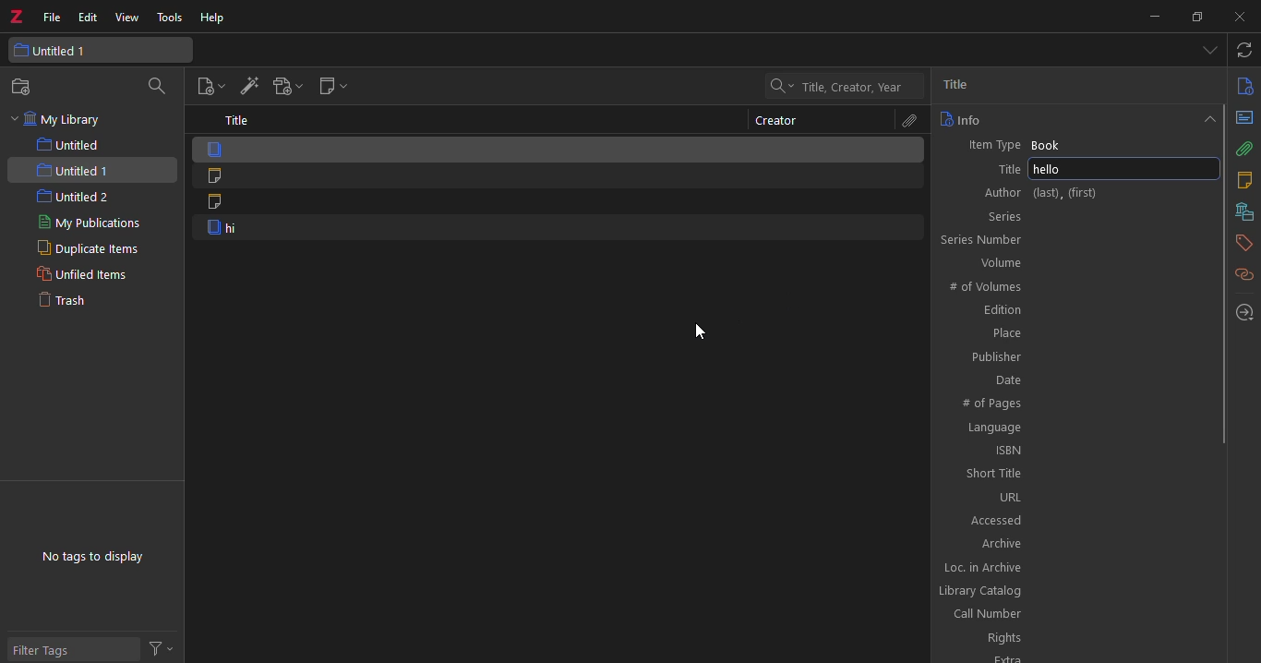 The image size is (1261, 663). I want to click on Edition, so click(1078, 311).